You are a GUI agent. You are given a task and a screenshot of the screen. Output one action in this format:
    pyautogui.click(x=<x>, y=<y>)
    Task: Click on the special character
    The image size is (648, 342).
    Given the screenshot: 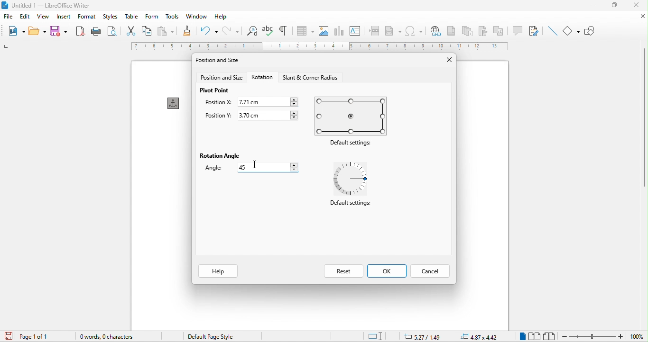 What is the action you would take?
    pyautogui.click(x=415, y=31)
    